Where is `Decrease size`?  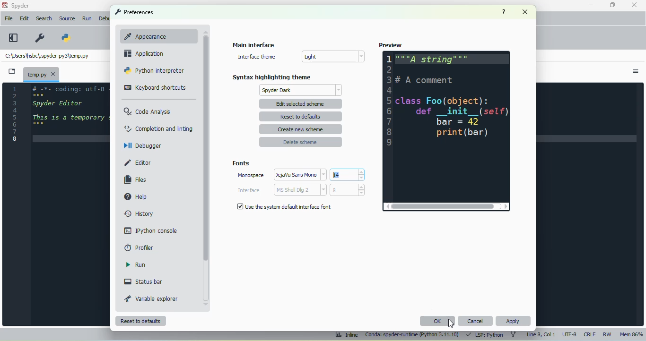
Decrease size is located at coordinates (363, 178).